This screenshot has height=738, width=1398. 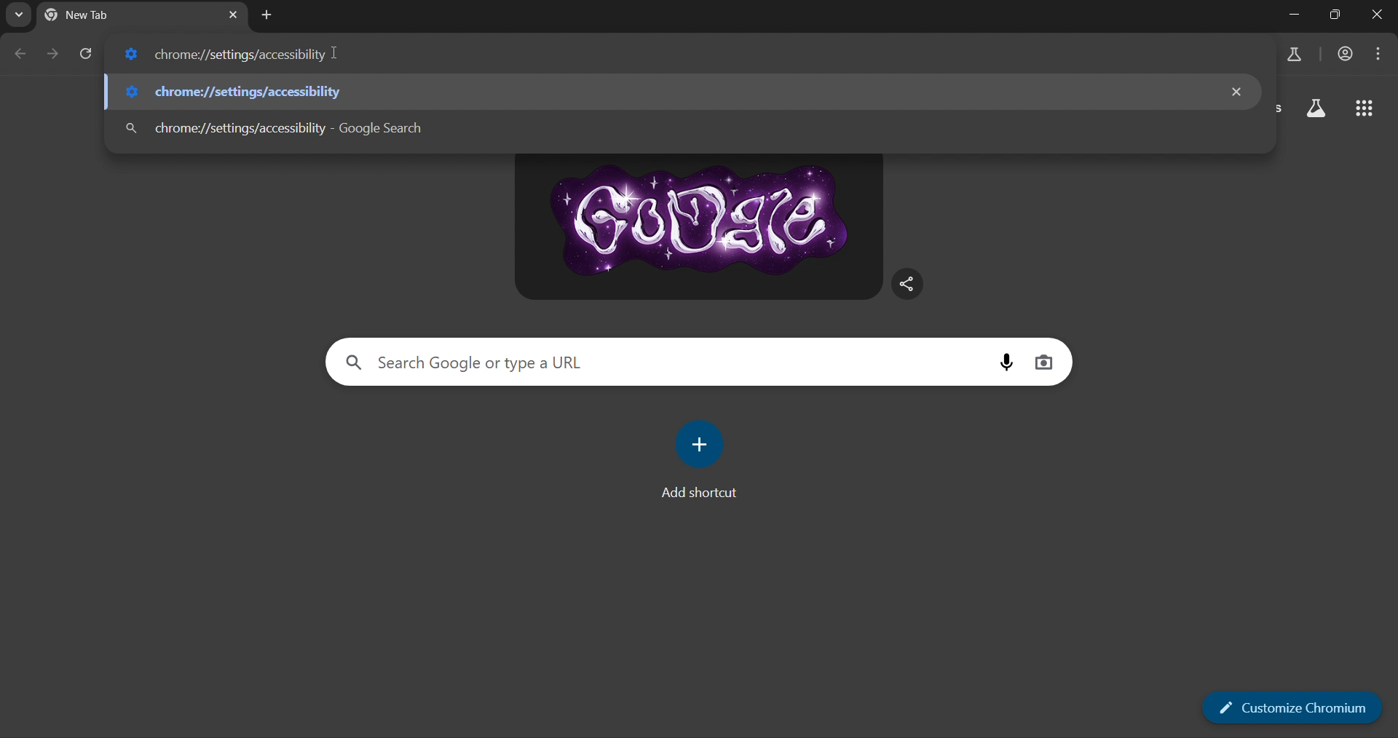 What do you see at coordinates (483, 359) in the screenshot?
I see `Search Google or type a URL` at bounding box center [483, 359].